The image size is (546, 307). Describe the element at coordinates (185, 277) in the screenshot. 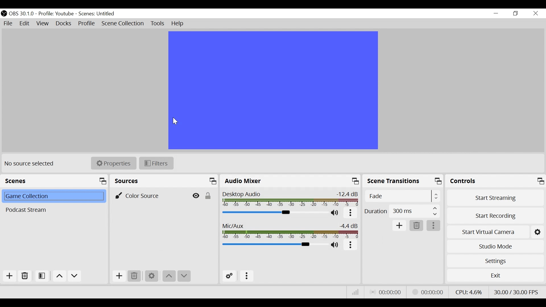

I see `move down` at that location.